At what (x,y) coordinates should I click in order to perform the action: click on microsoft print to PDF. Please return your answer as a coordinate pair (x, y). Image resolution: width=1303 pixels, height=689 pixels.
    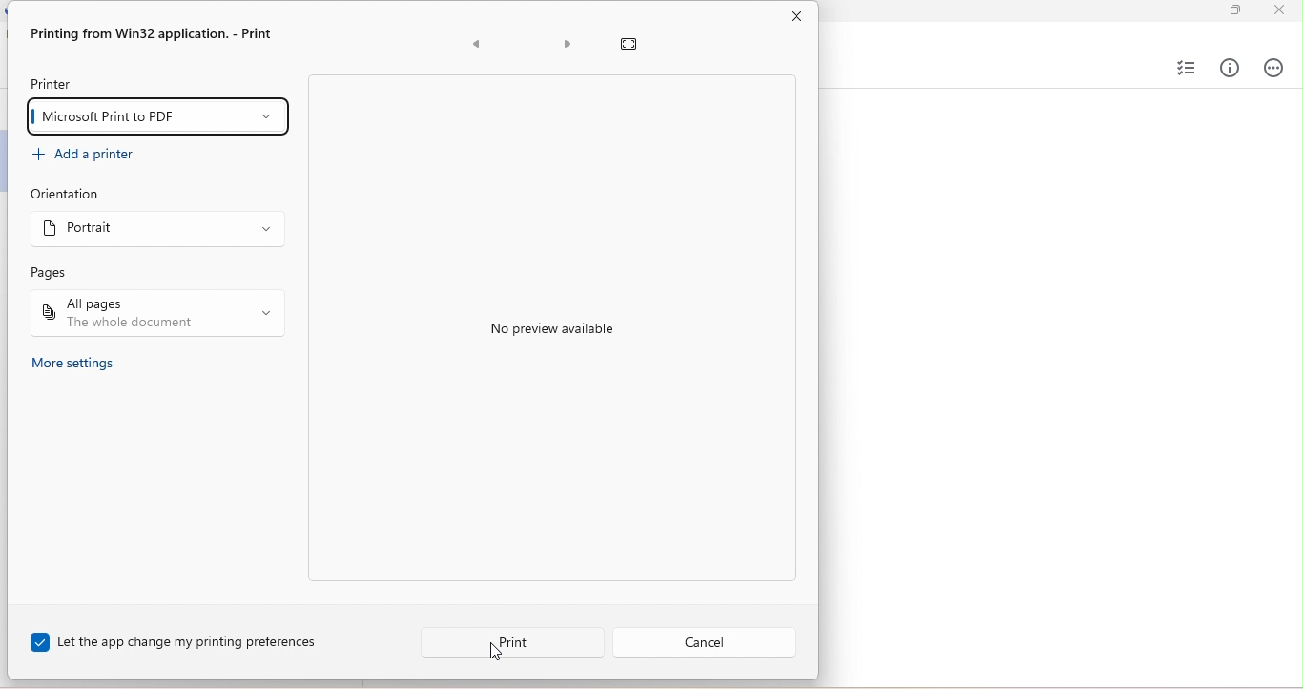
    Looking at the image, I should click on (158, 116).